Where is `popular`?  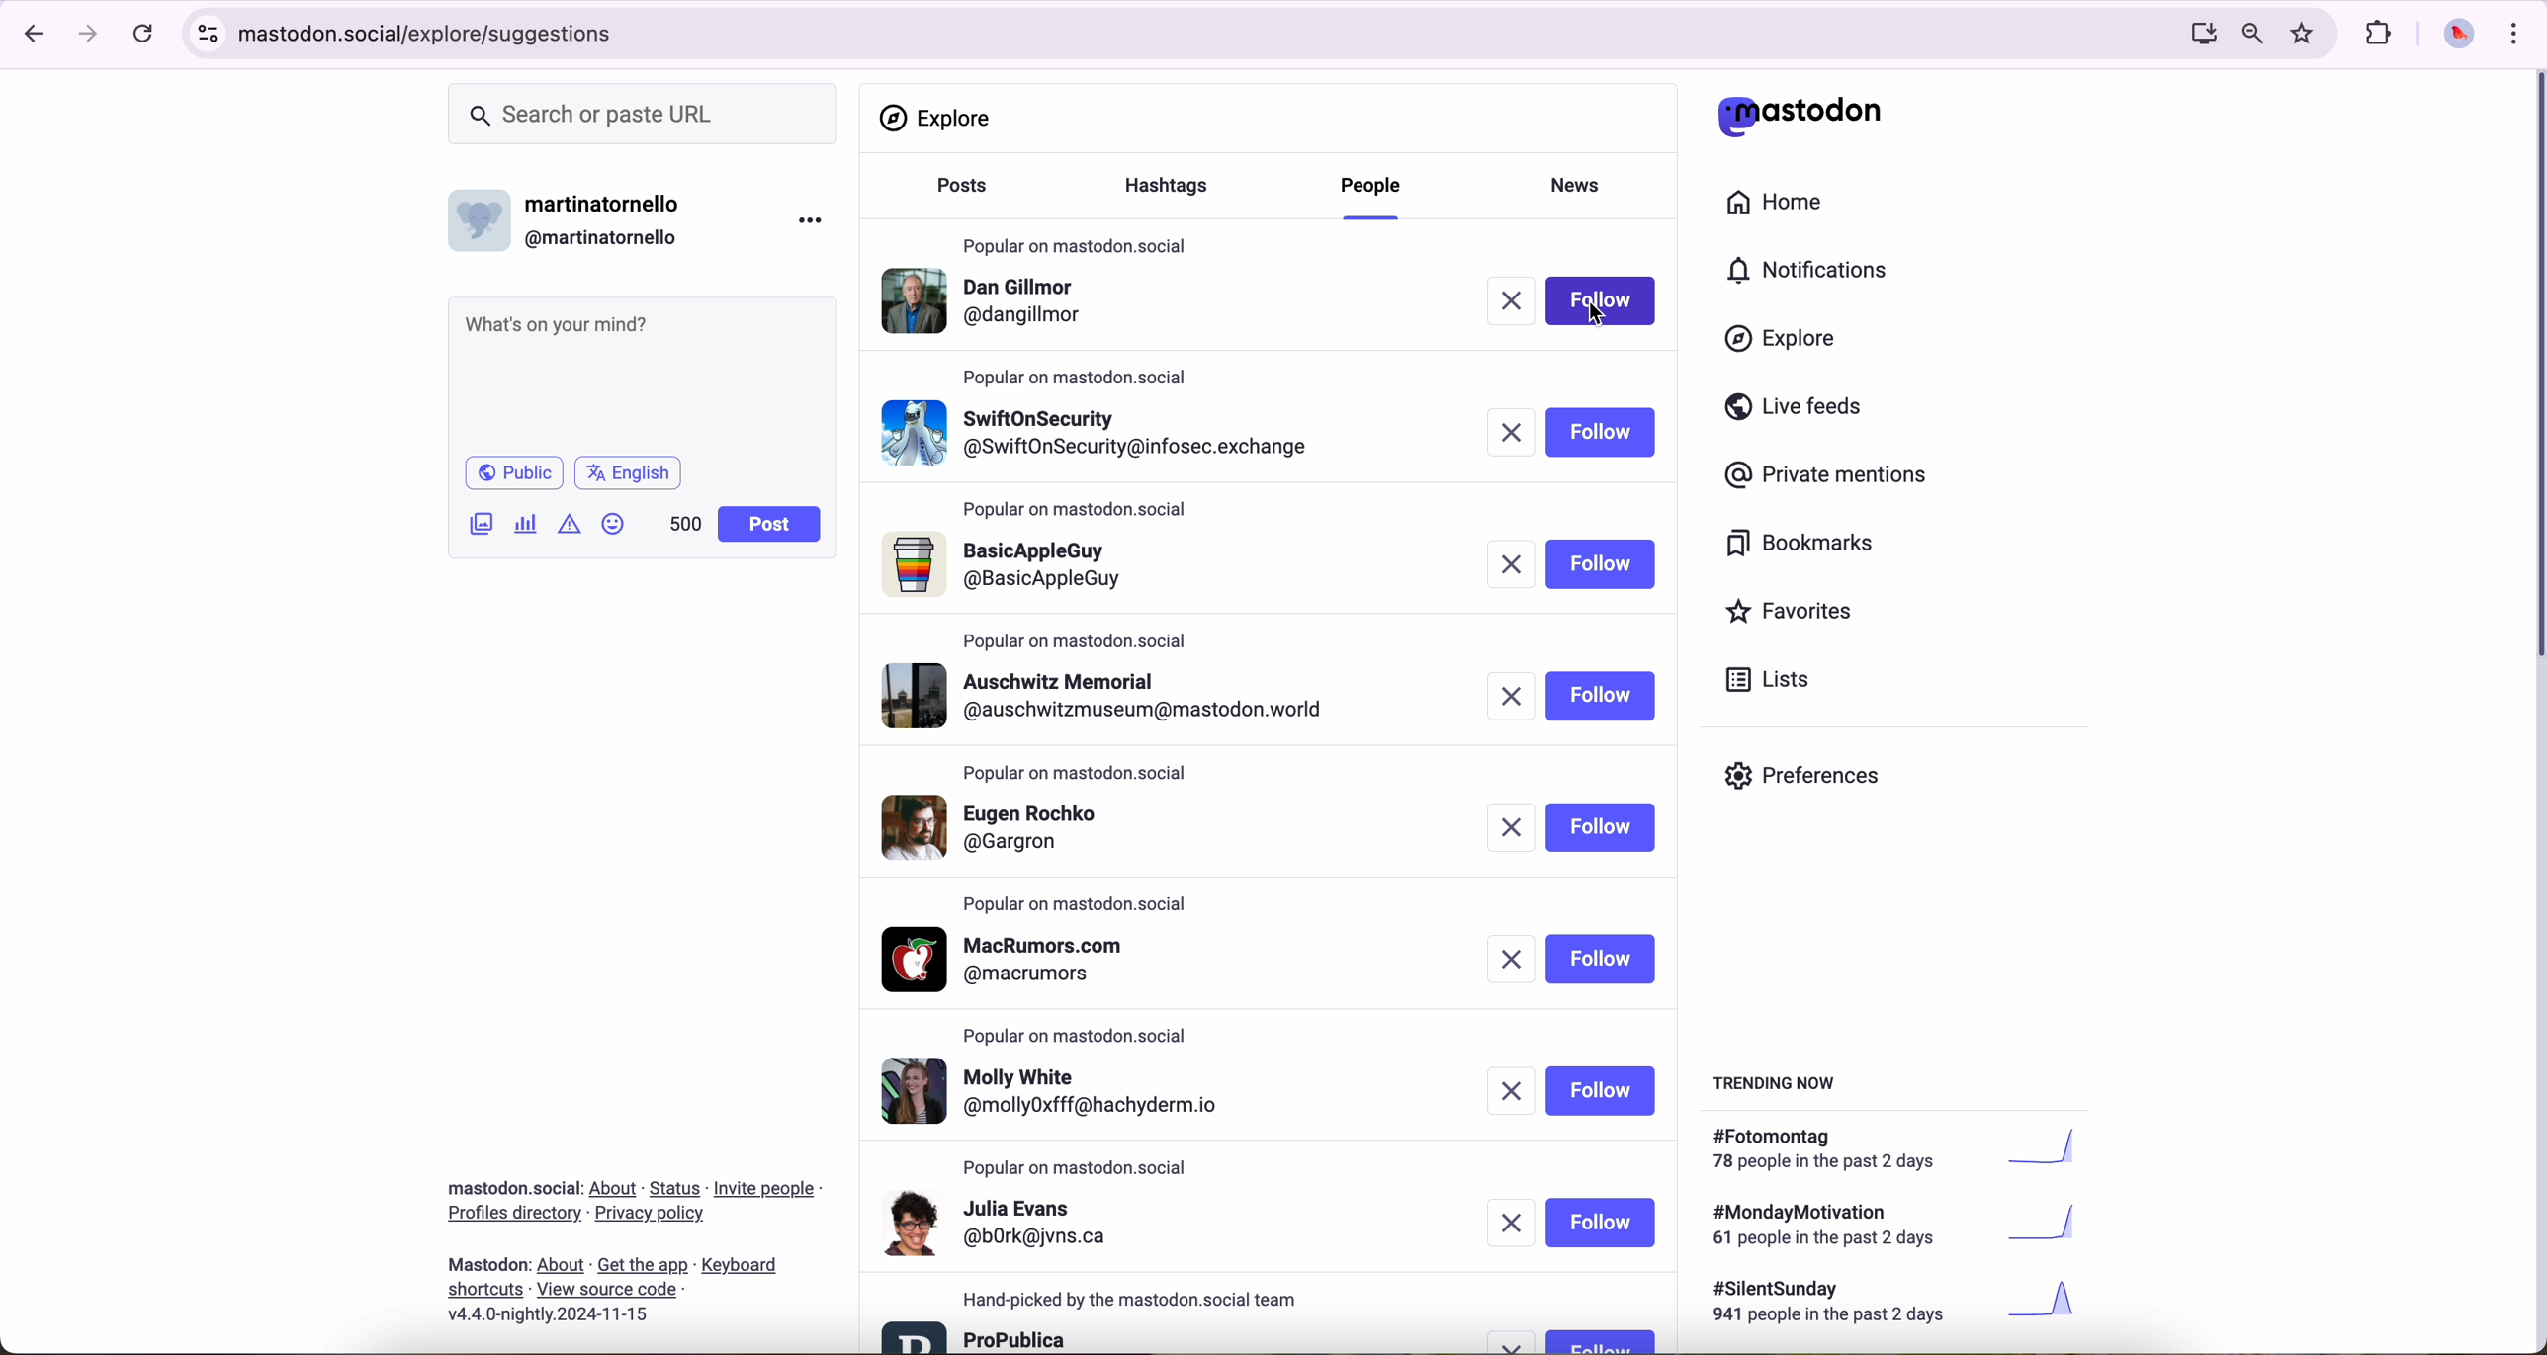 popular is located at coordinates (1076, 640).